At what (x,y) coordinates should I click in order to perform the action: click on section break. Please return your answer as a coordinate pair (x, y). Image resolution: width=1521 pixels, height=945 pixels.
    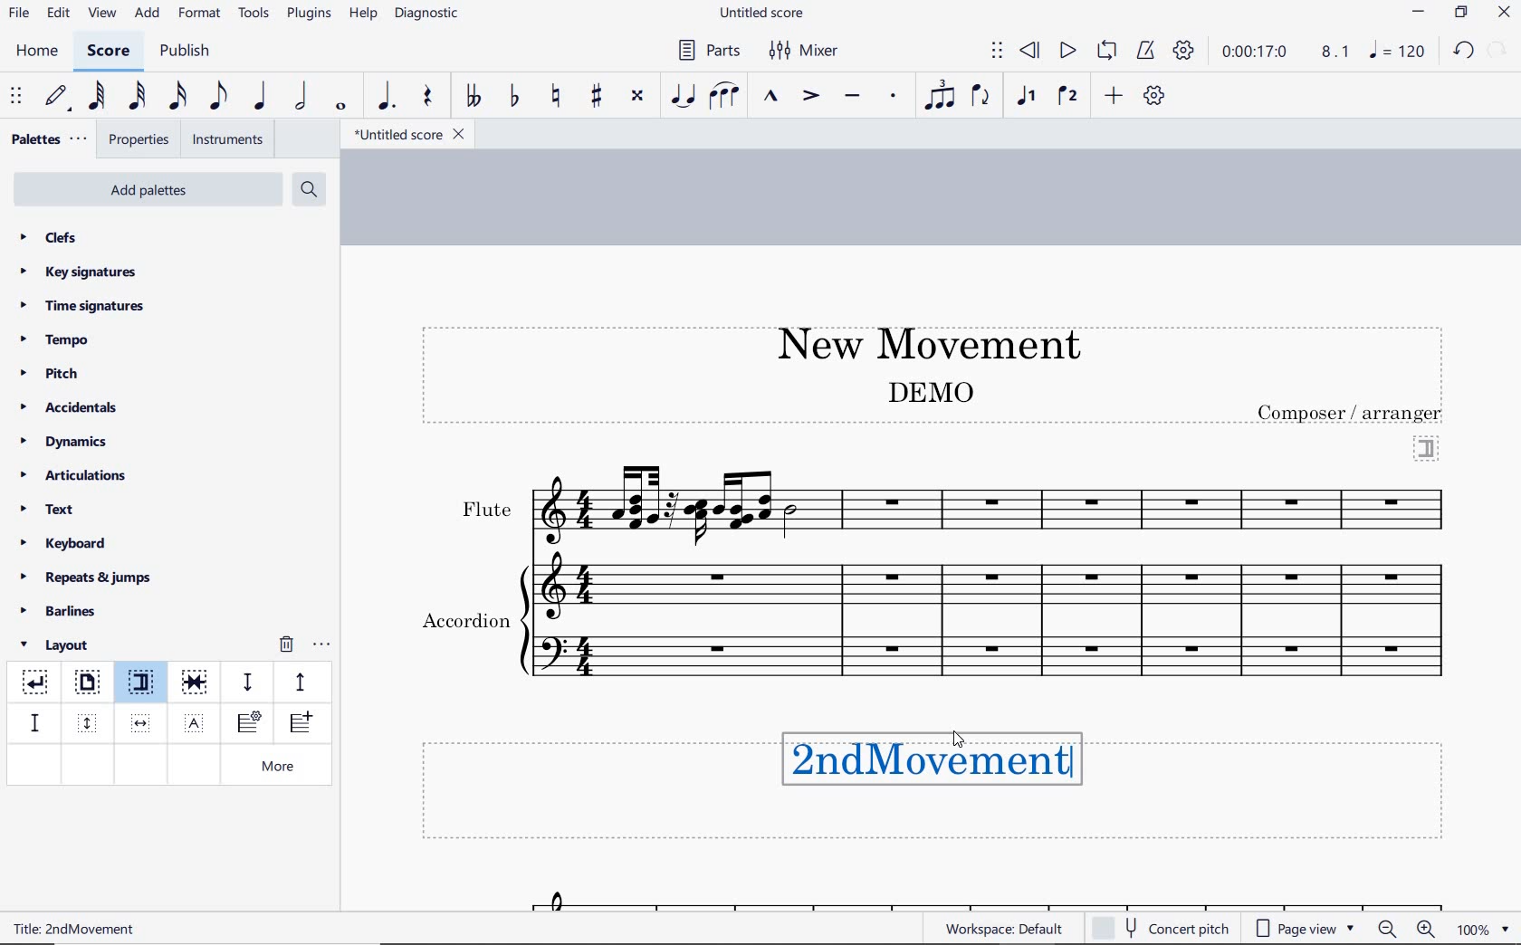
    Looking at the image, I should click on (145, 685).